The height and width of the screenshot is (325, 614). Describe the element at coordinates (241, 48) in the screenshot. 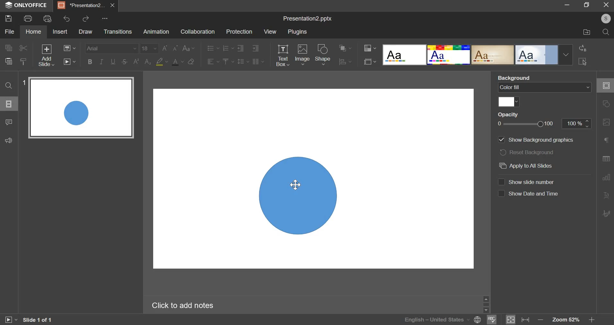

I see `decrease indent` at that location.